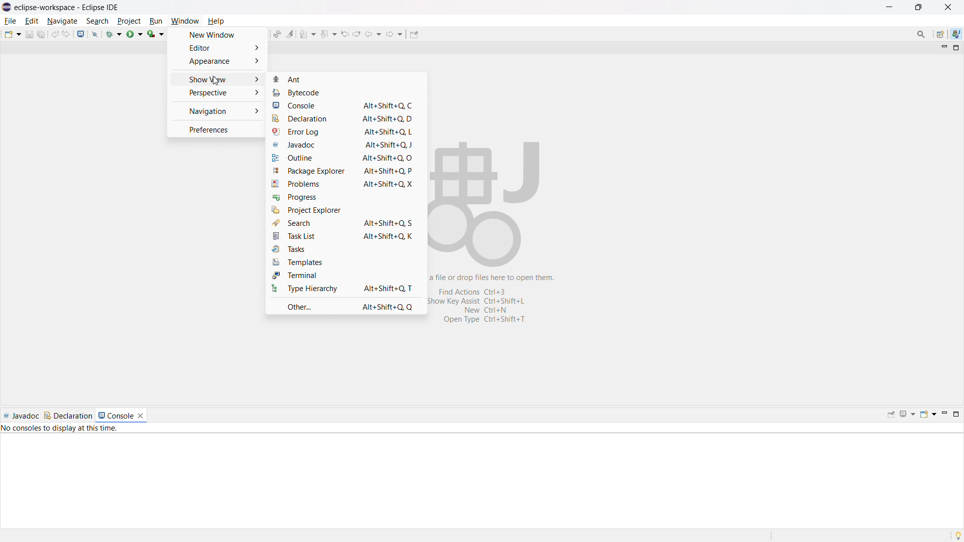 The height and width of the screenshot is (542, 964). What do you see at coordinates (345, 93) in the screenshot?
I see `bytecode` at bounding box center [345, 93].